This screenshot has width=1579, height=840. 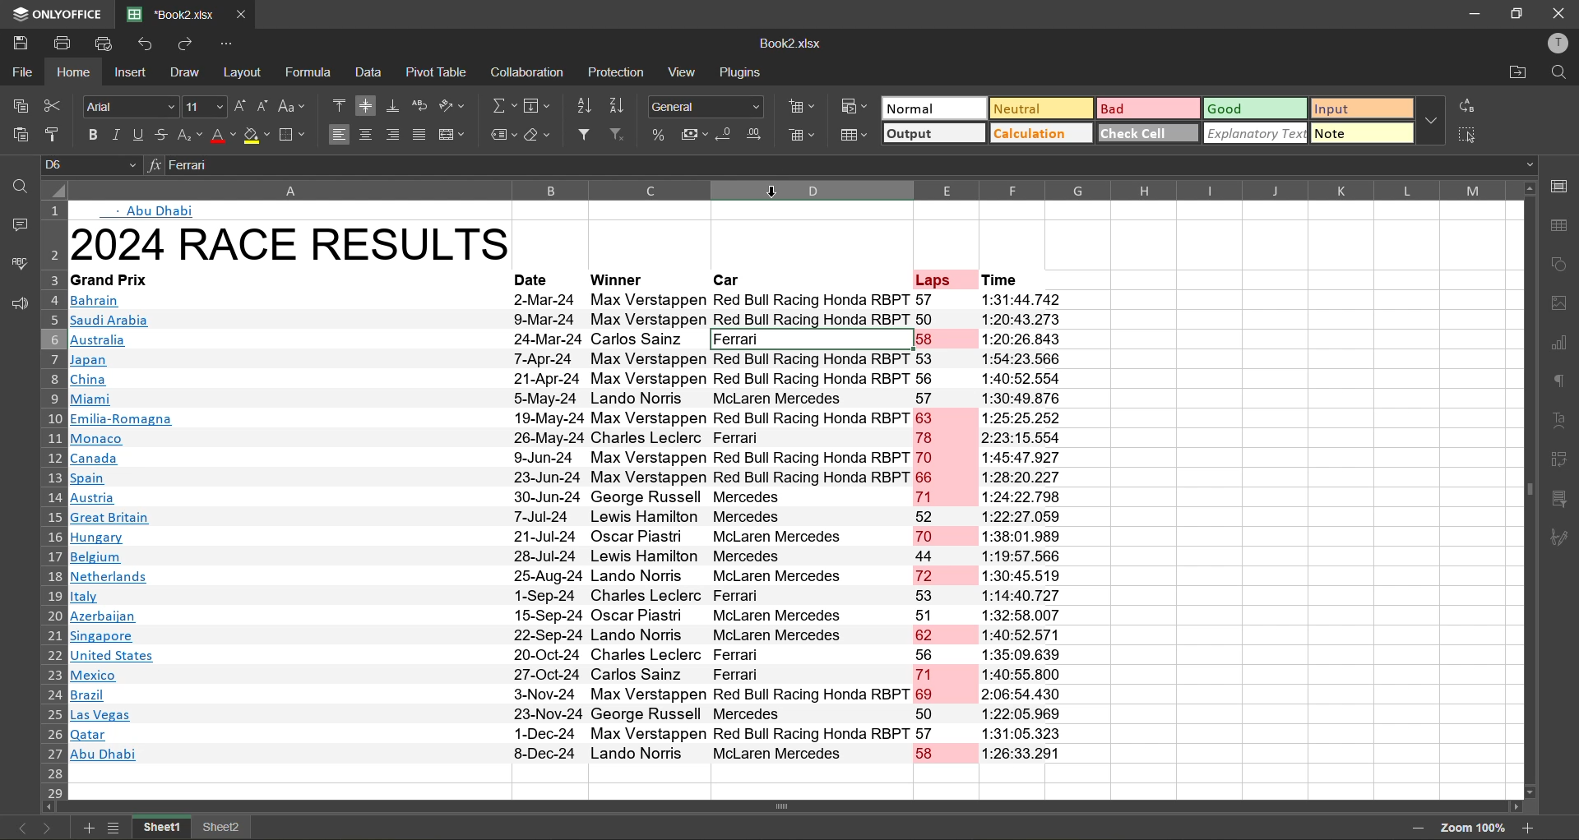 What do you see at coordinates (1005, 280) in the screenshot?
I see `Time` at bounding box center [1005, 280].